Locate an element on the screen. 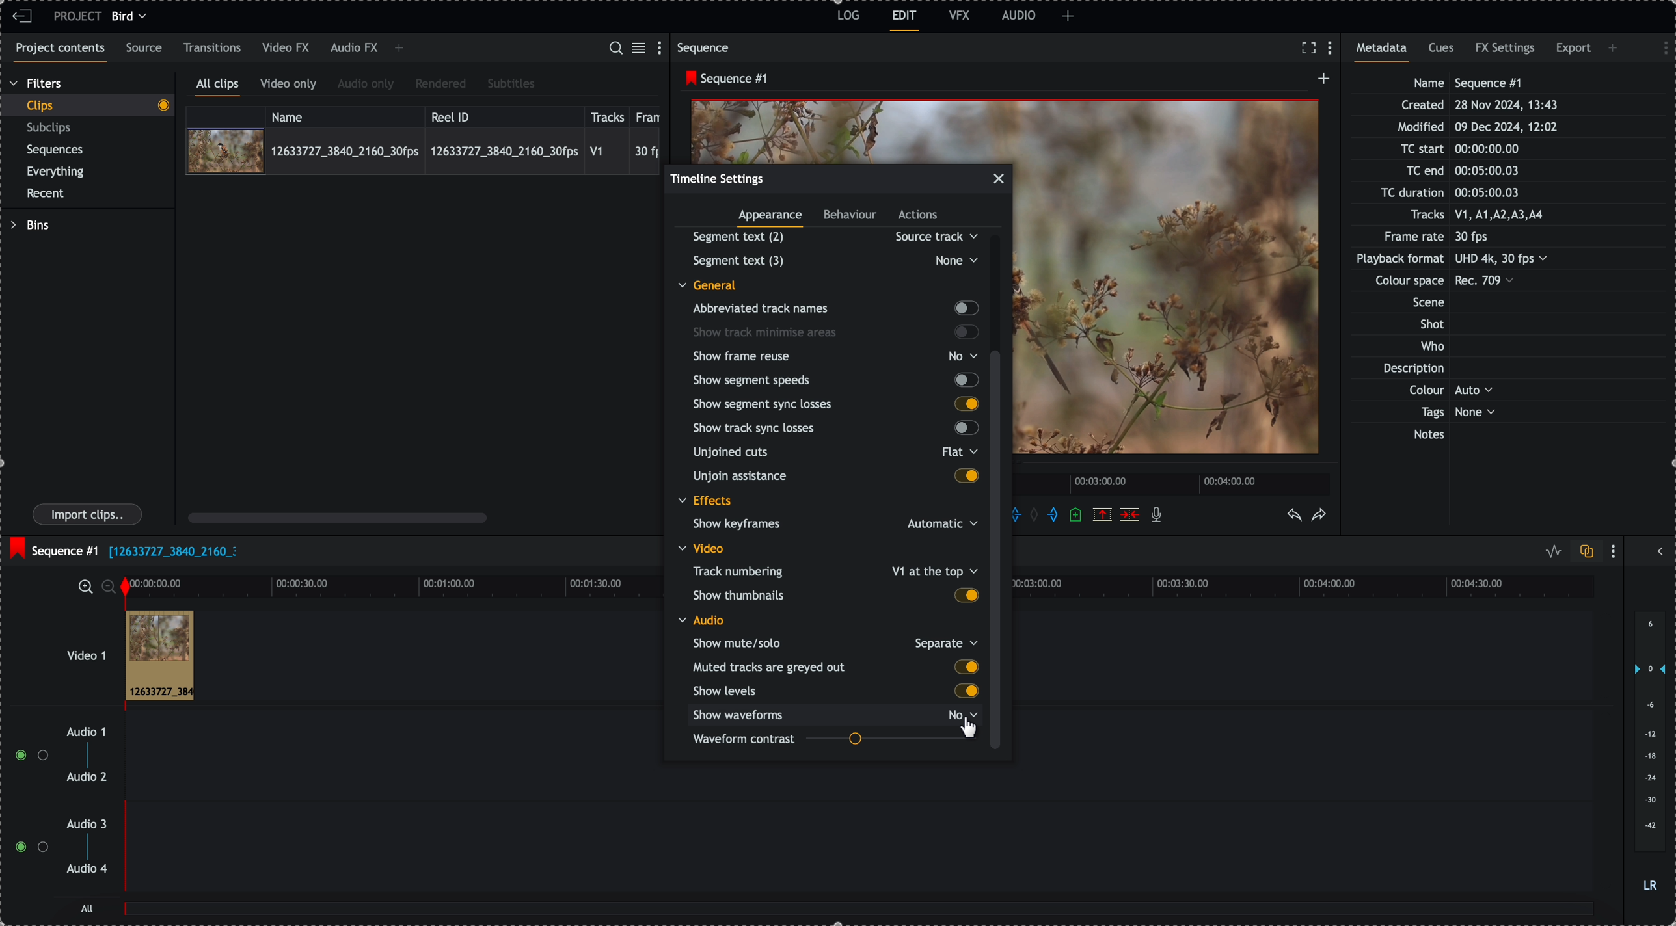 The image size is (1676, 926). add 'out' mark is located at coordinates (1052, 515).